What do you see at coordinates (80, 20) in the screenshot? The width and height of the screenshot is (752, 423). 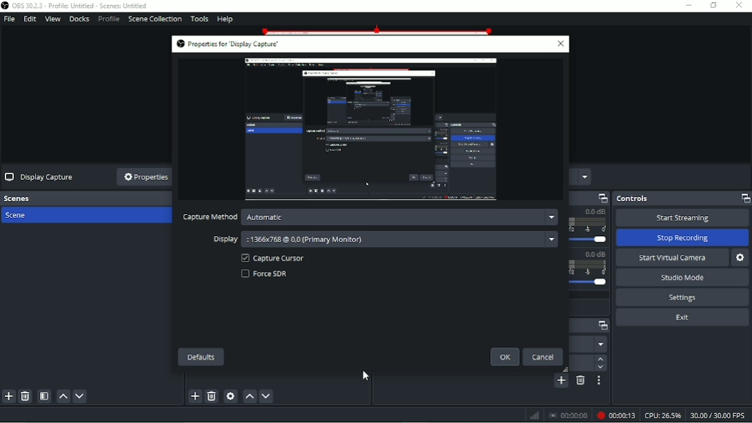 I see `Docks` at bounding box center [80, 20].